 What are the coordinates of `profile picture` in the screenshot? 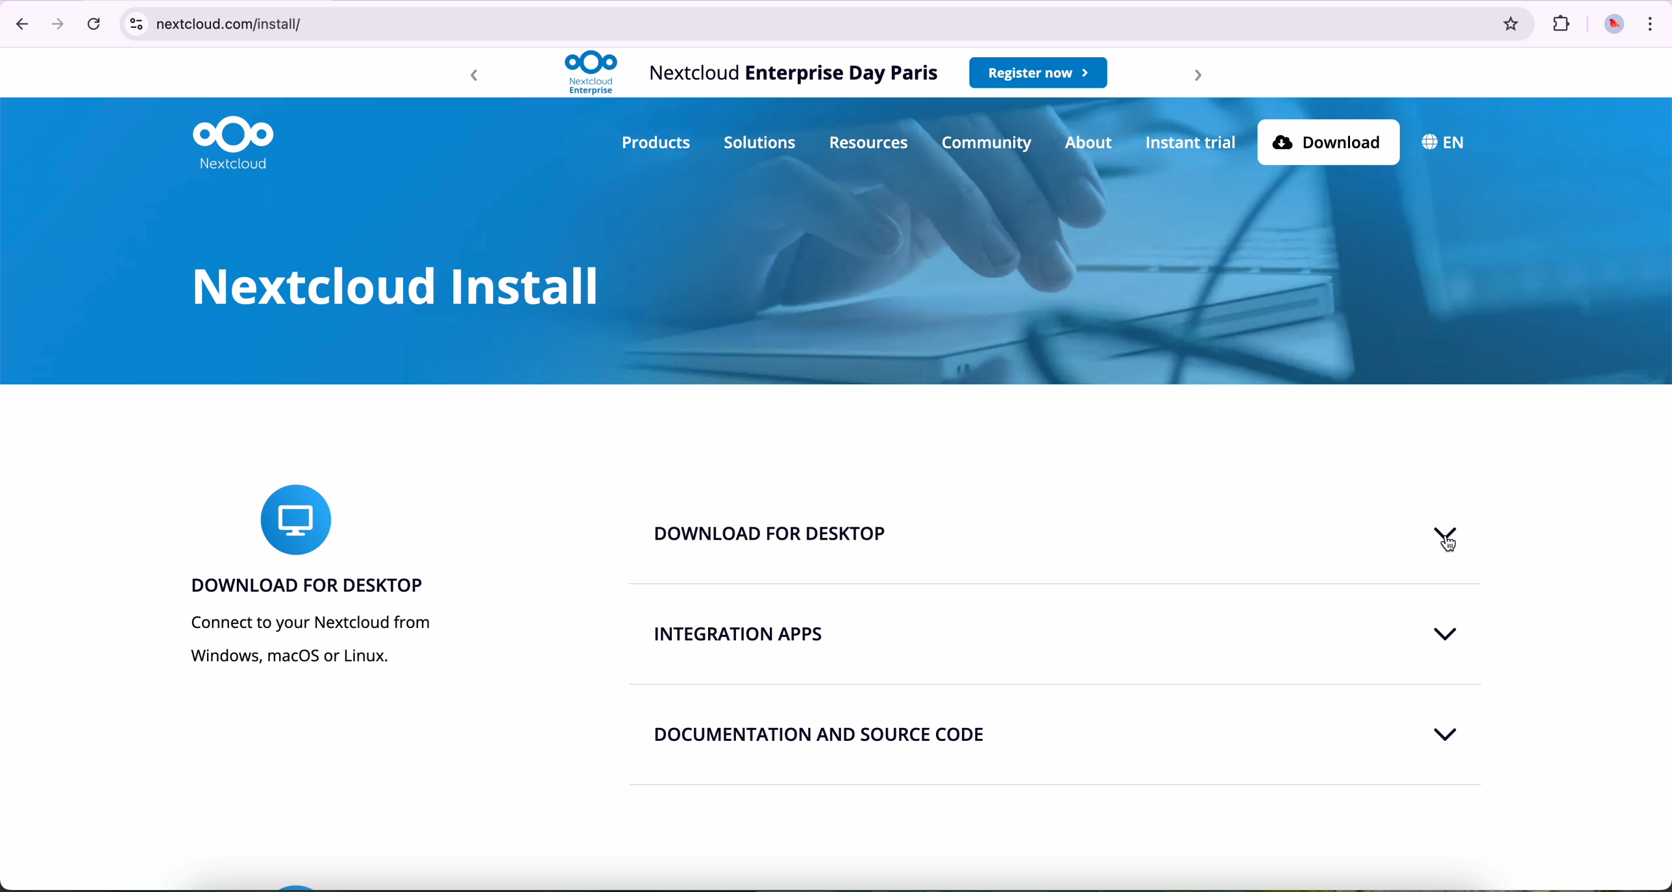 It's located at (1614, 24).